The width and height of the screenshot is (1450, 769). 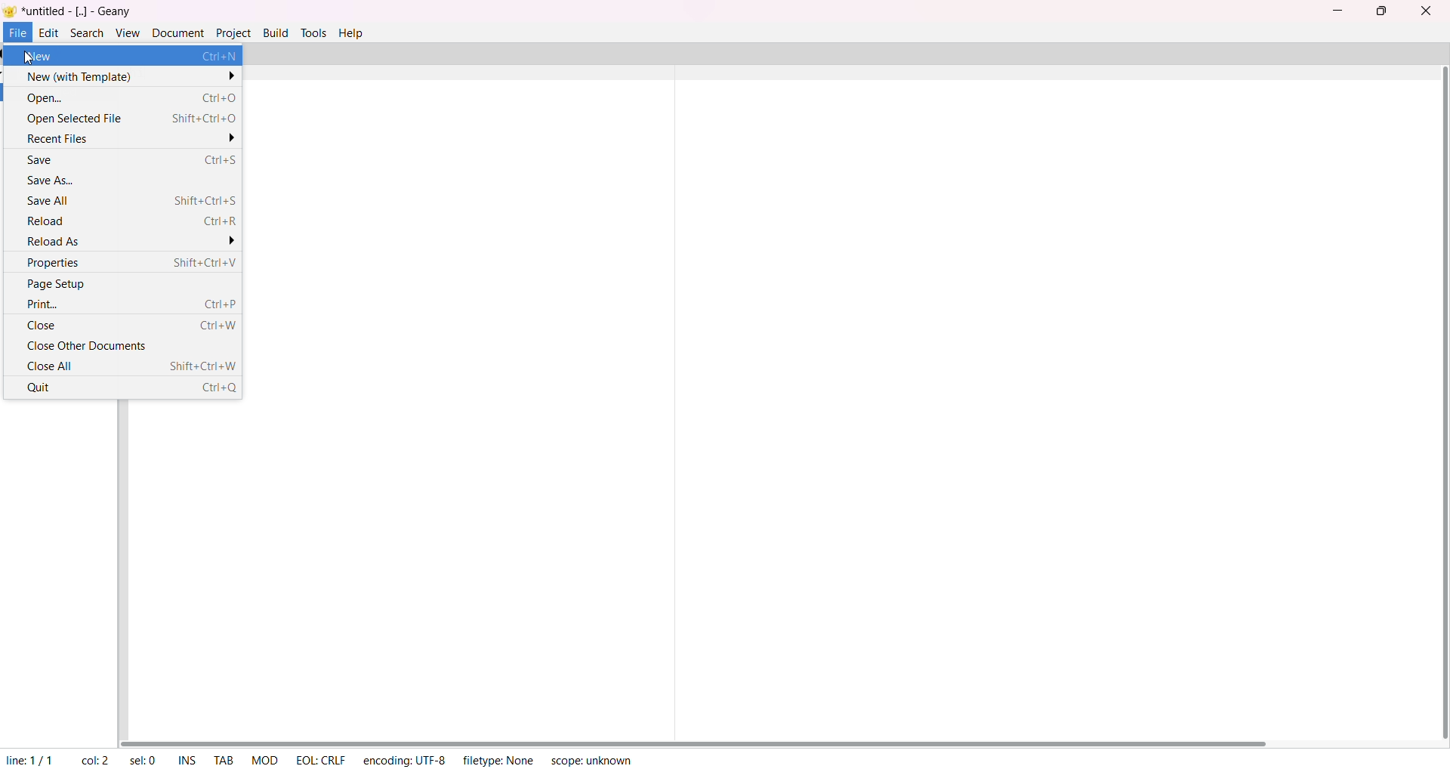 I want to click on EOL: CRLF, so click(x=319, y=758).